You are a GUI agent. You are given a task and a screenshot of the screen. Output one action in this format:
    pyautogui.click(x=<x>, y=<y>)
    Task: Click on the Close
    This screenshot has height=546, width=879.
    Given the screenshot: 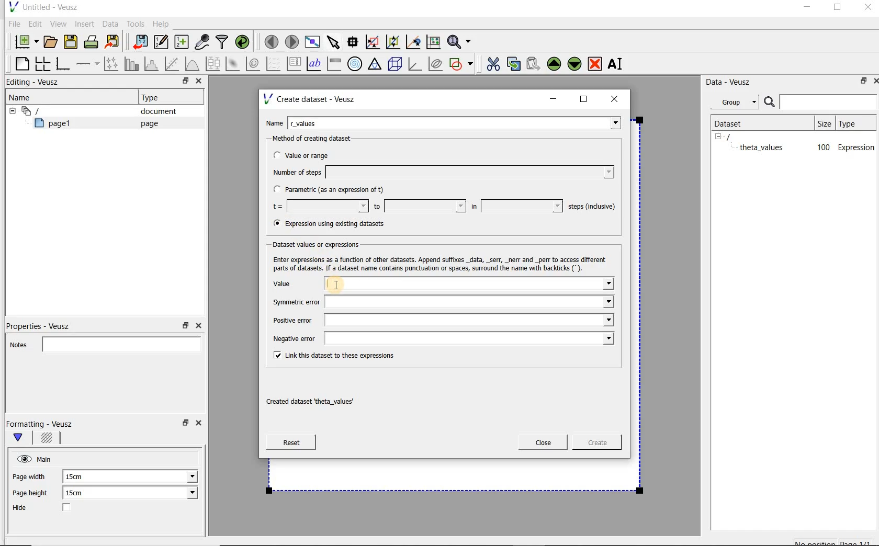 What is the action you would take?
    pyautogui.click(x=198, y=82)
    